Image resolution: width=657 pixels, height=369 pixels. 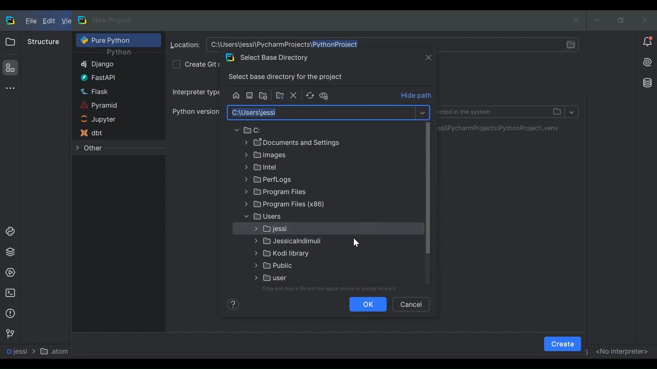 I want to click on Cursor, so click(x=356, y=242).